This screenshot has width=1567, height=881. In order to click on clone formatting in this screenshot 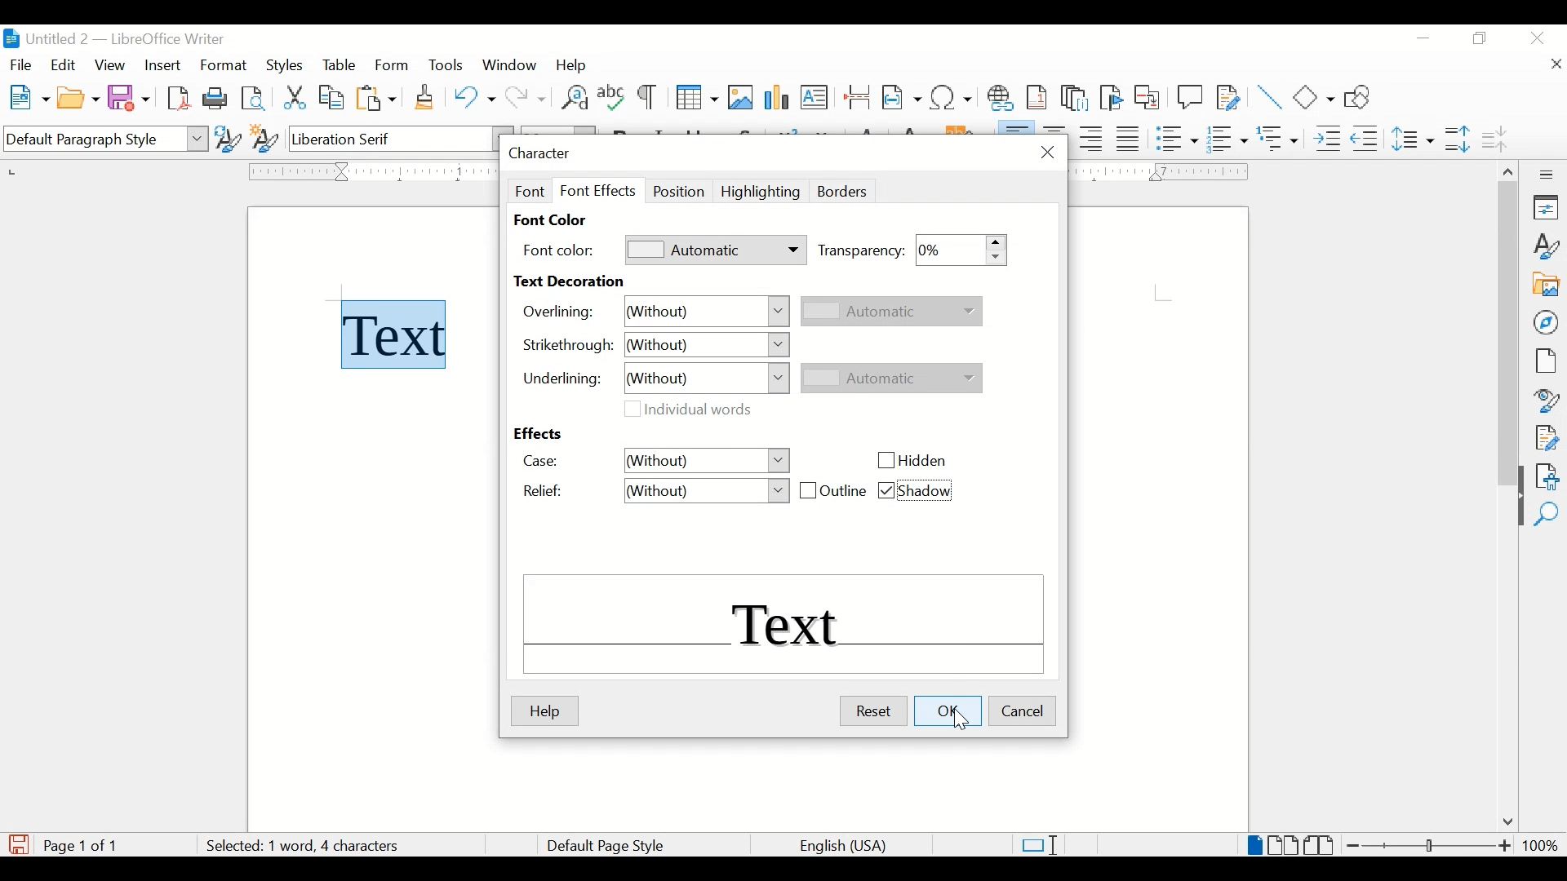, I will do `click(426, 98)`.